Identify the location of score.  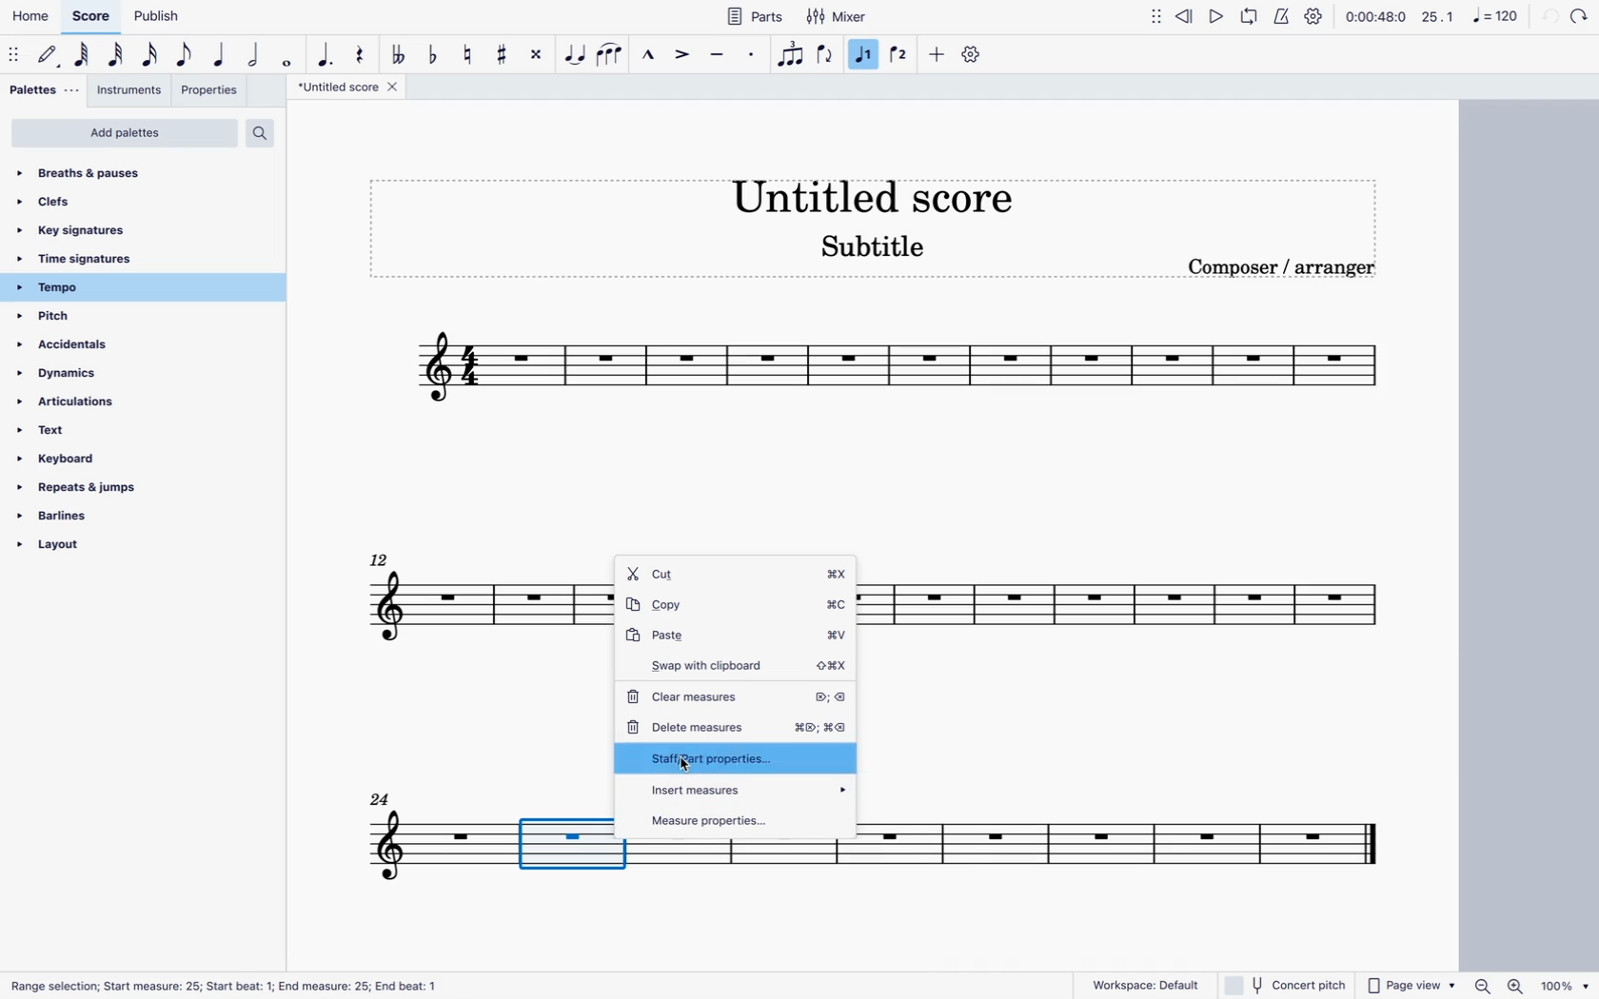
(1111, 837).